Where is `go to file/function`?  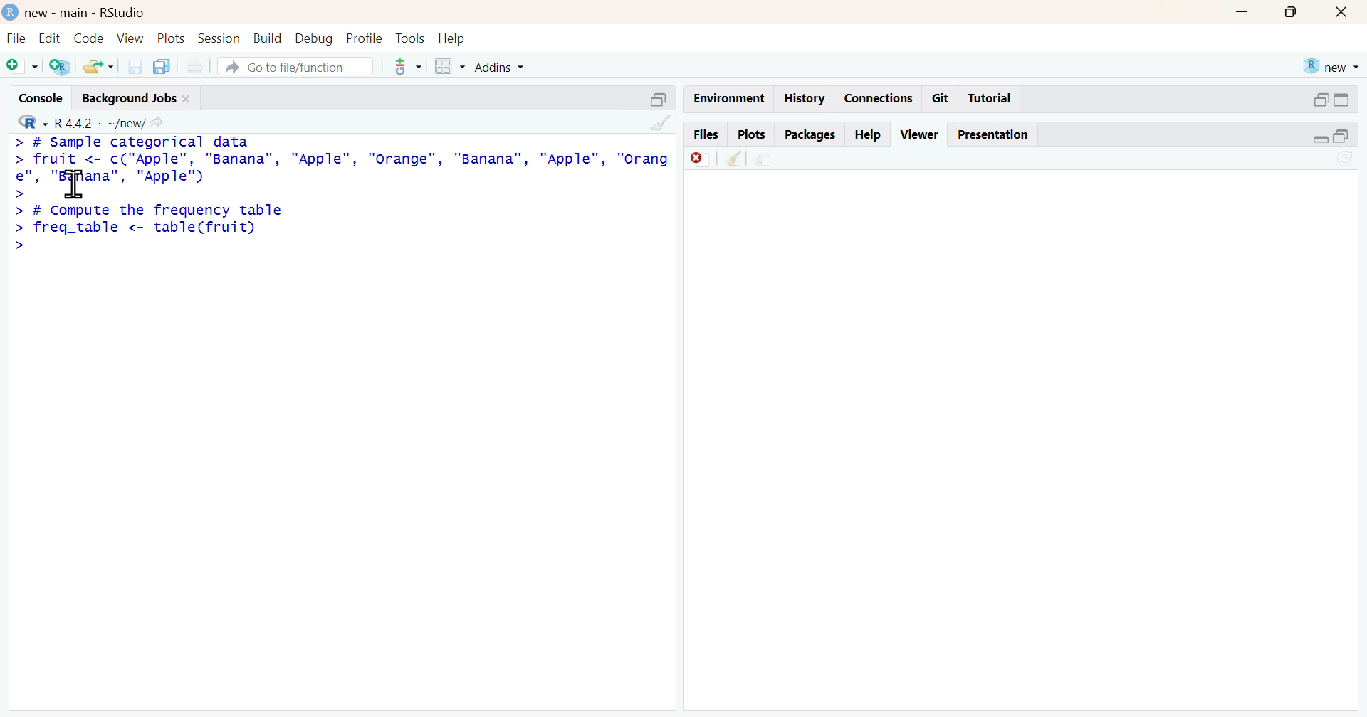
go to file/function is located at coordinates (295, 67).